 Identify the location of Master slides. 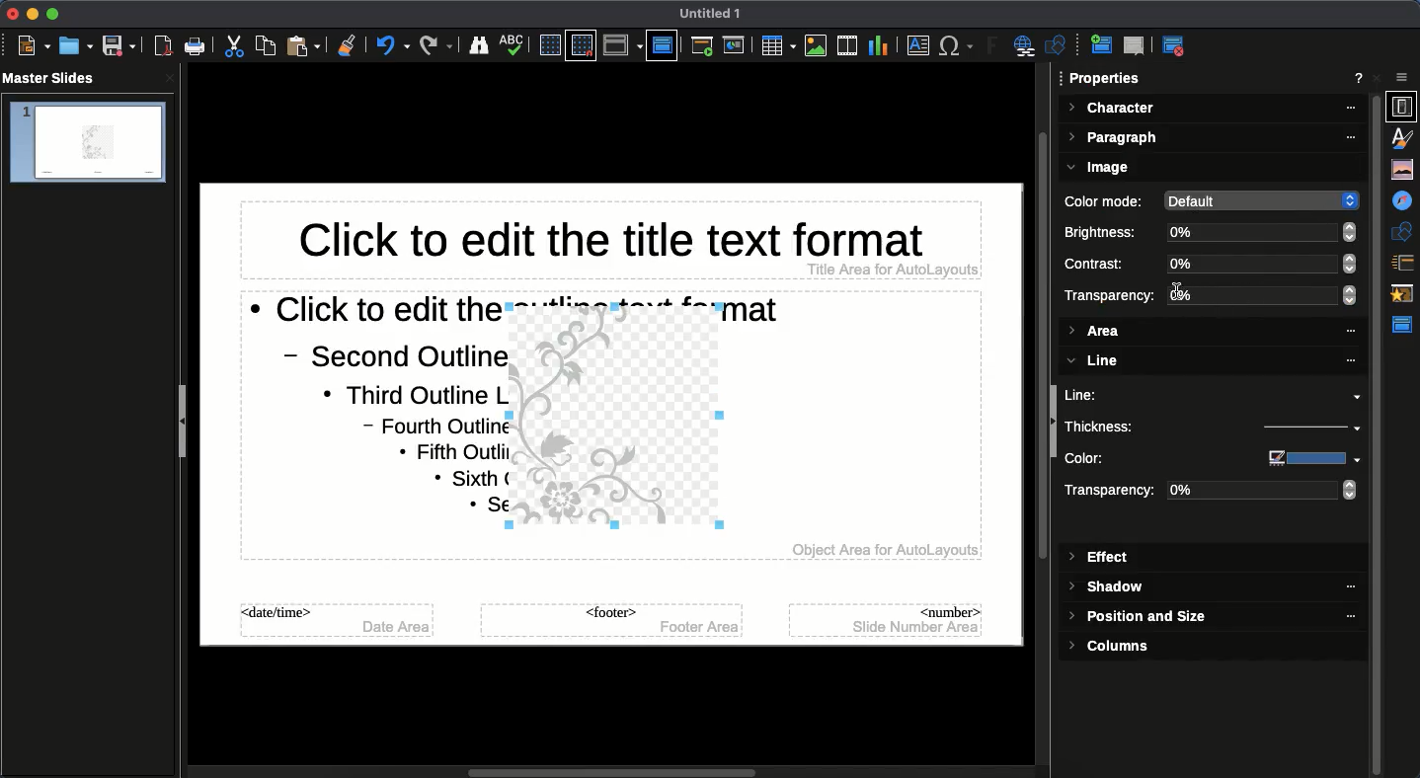
(55, 79).